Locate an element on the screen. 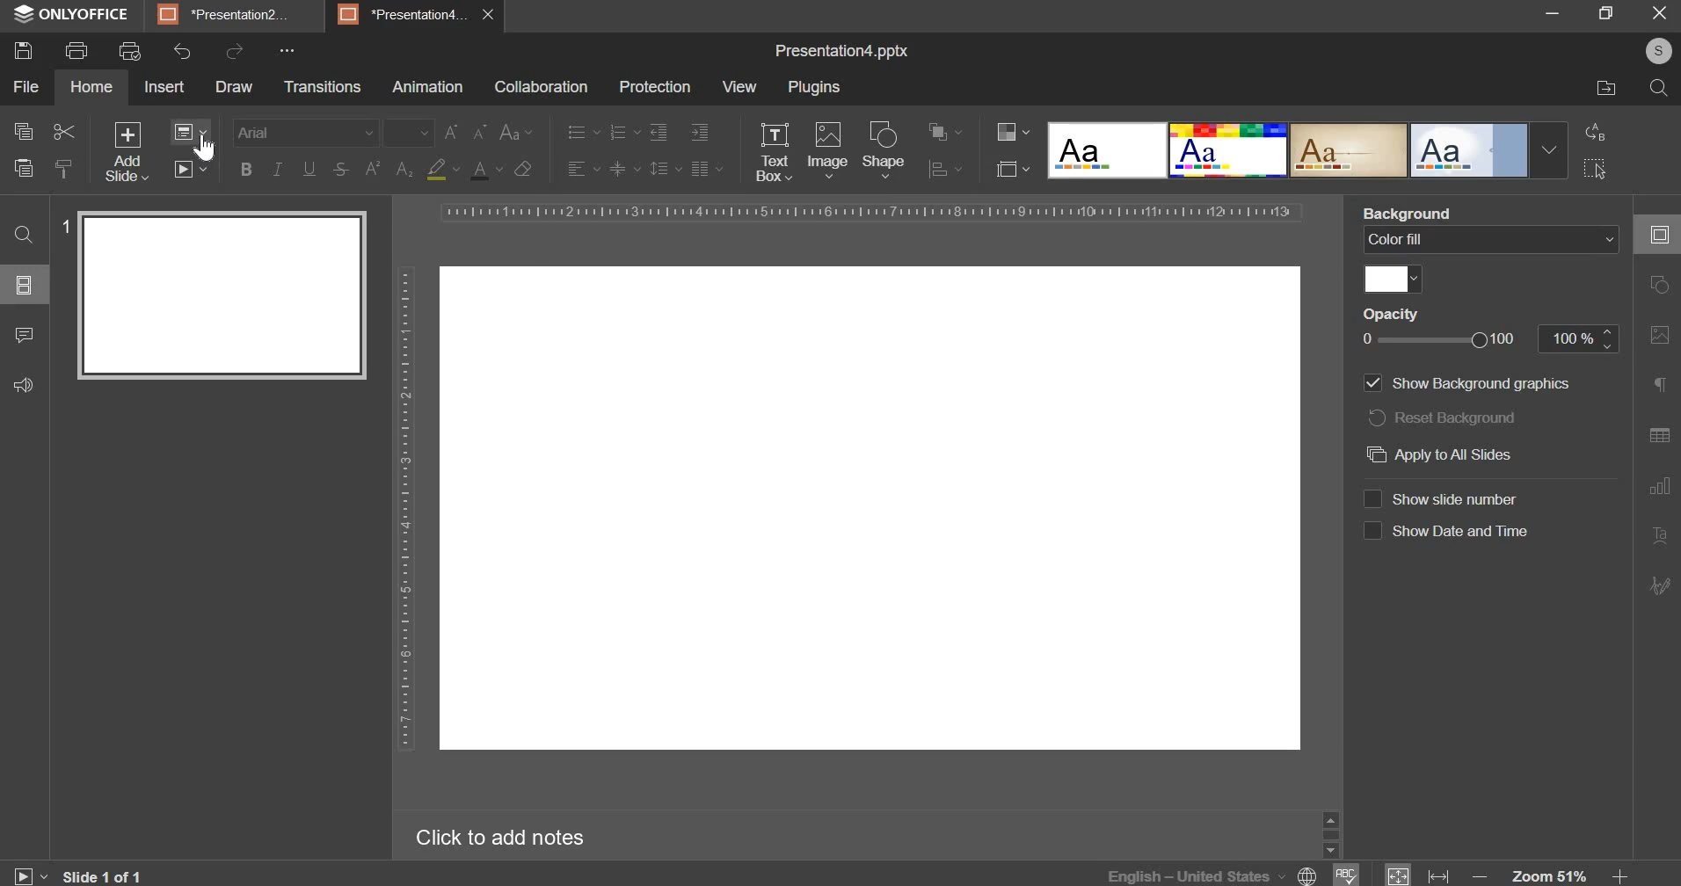 Image resolution: width=1681 pixels, height=886 pixels. show slide number is located at coordinates (1465, 498).